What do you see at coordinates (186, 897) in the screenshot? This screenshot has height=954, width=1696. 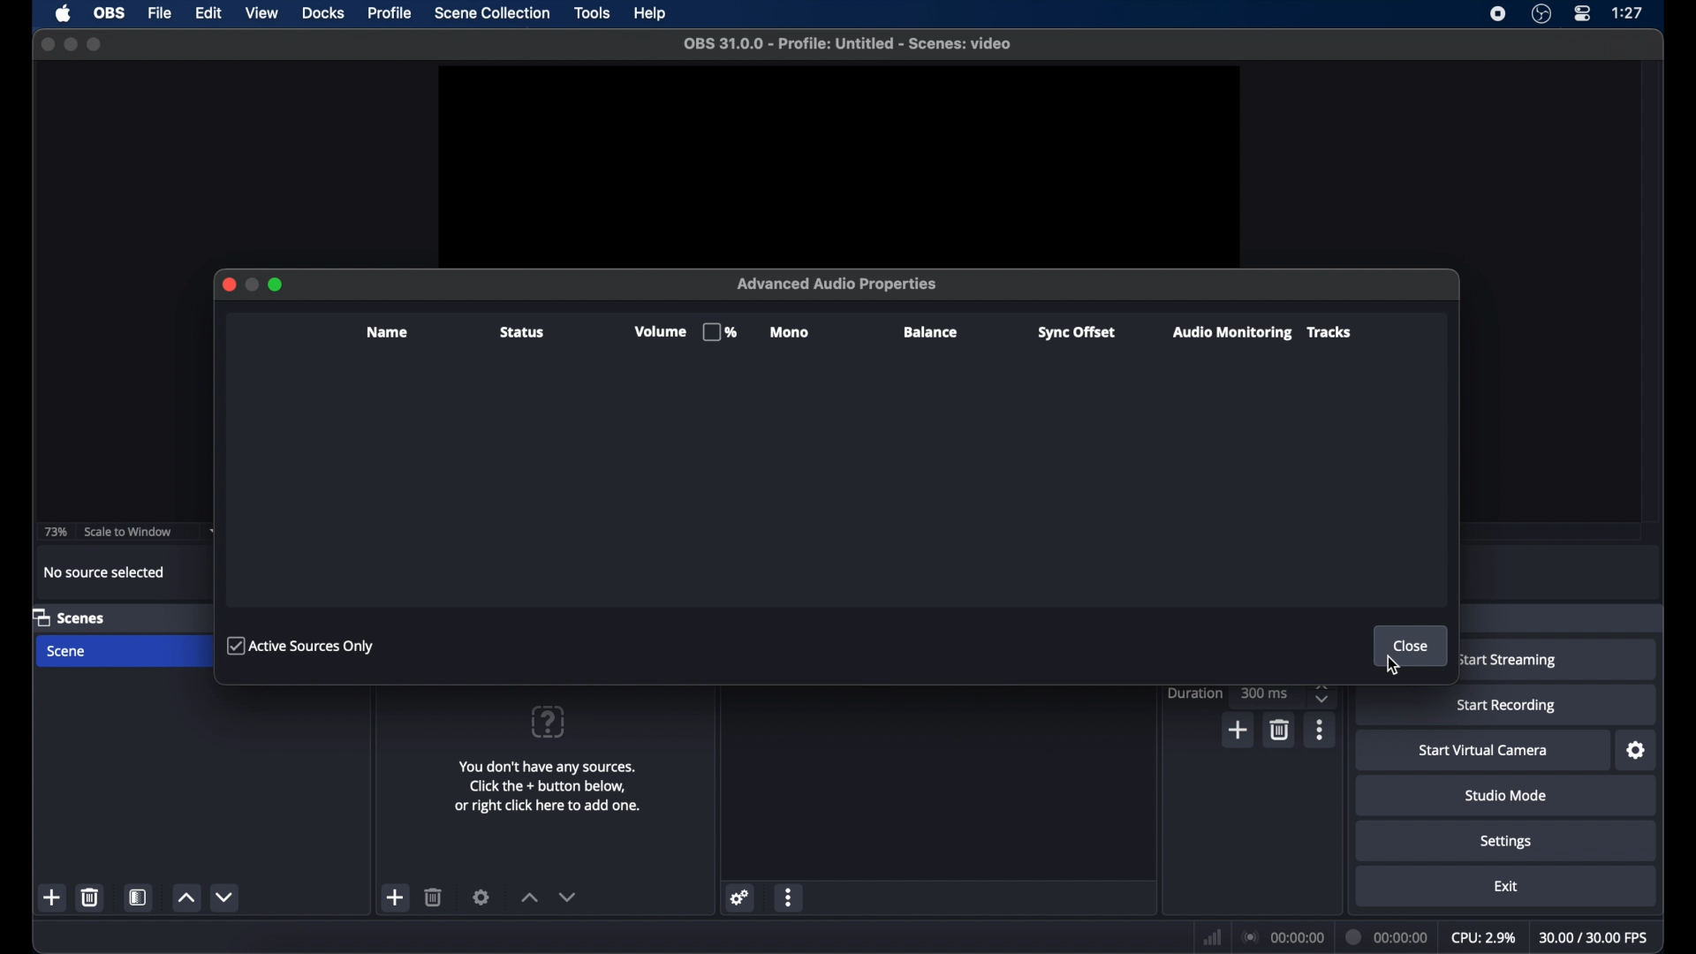 I see `increment` at bounding box center [186, 897].